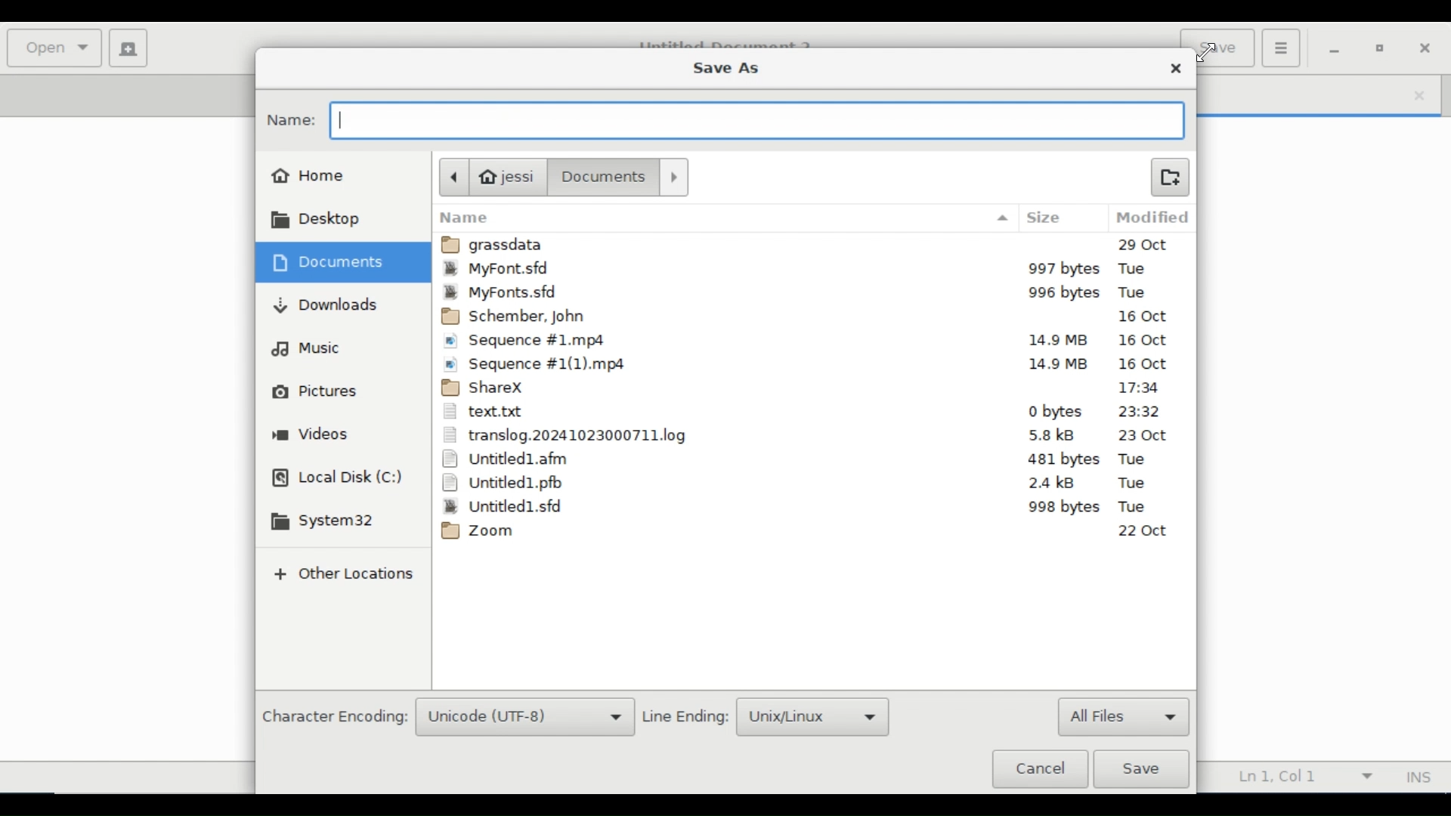 Image resolution: width=1451 pixels, height=816 pixels. What do you see at coordinates (311, 435) in the screenshot?
I see `Videos` at bounding box center [311, 435].